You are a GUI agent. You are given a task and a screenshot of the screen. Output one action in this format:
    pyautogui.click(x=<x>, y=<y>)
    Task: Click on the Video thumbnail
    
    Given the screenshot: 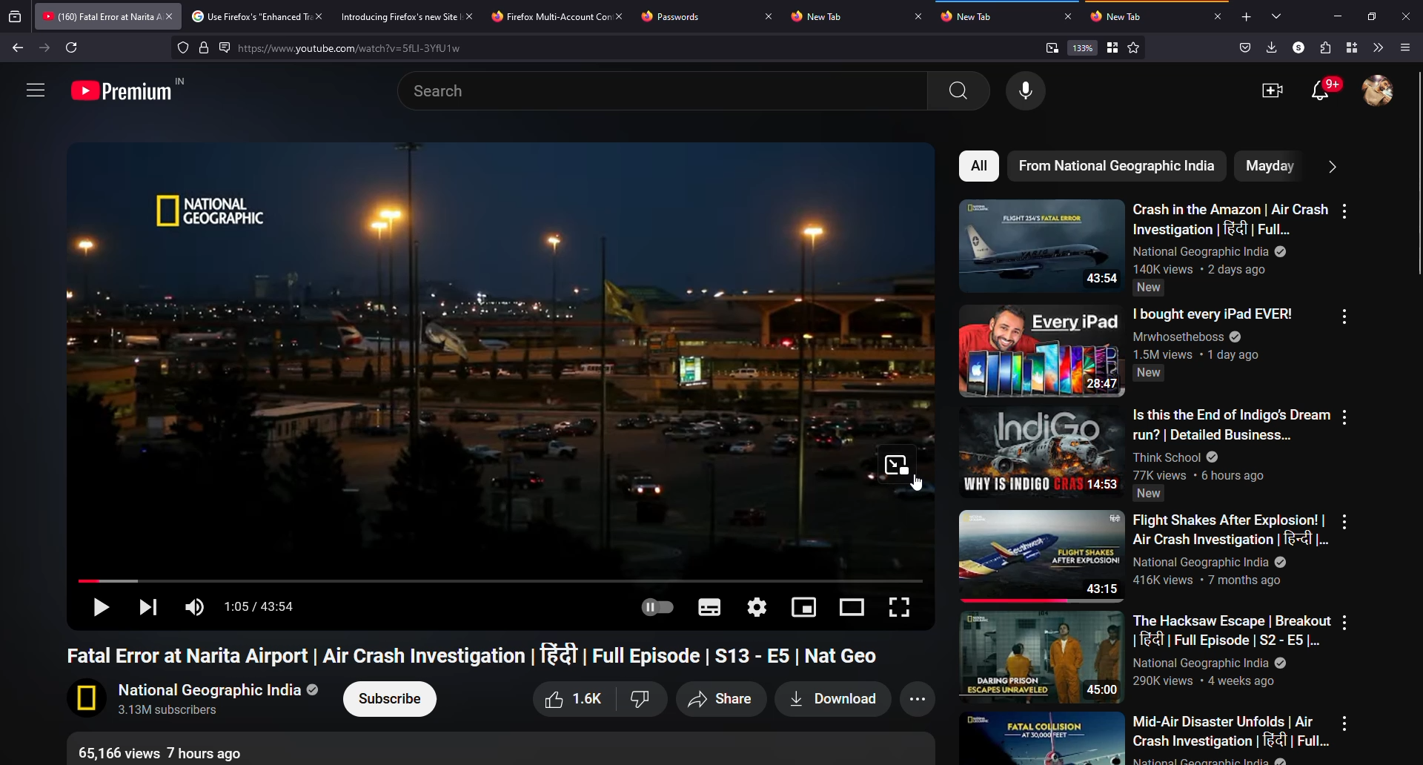 What is the action you would take?
    pyautogui.click(x=1041, y=658)
    